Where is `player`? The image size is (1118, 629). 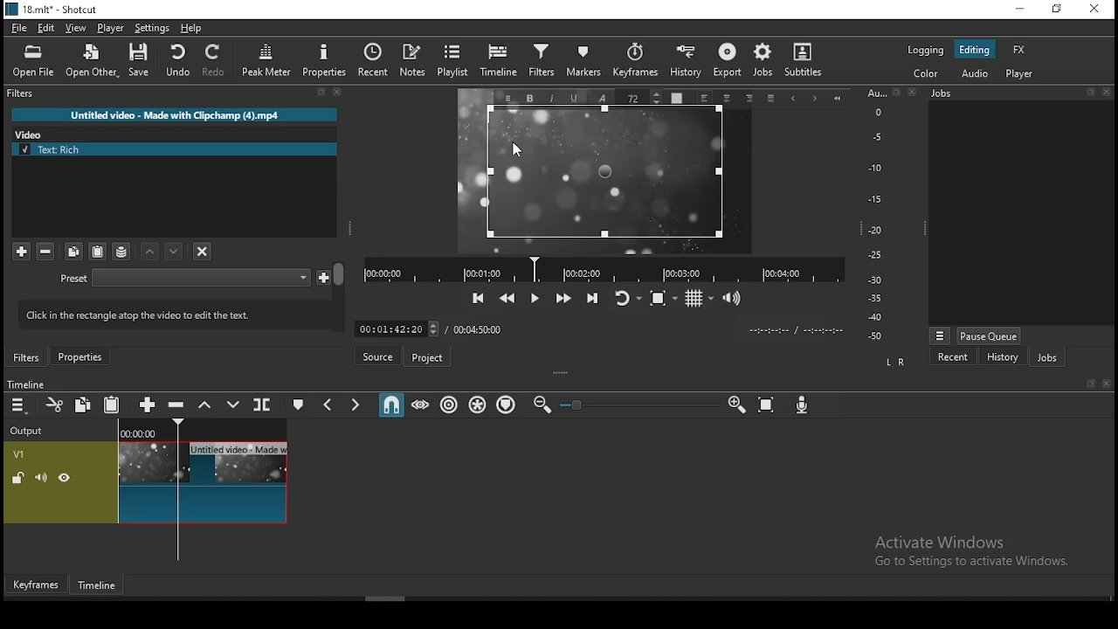
player is located at coordinates (111, 28).